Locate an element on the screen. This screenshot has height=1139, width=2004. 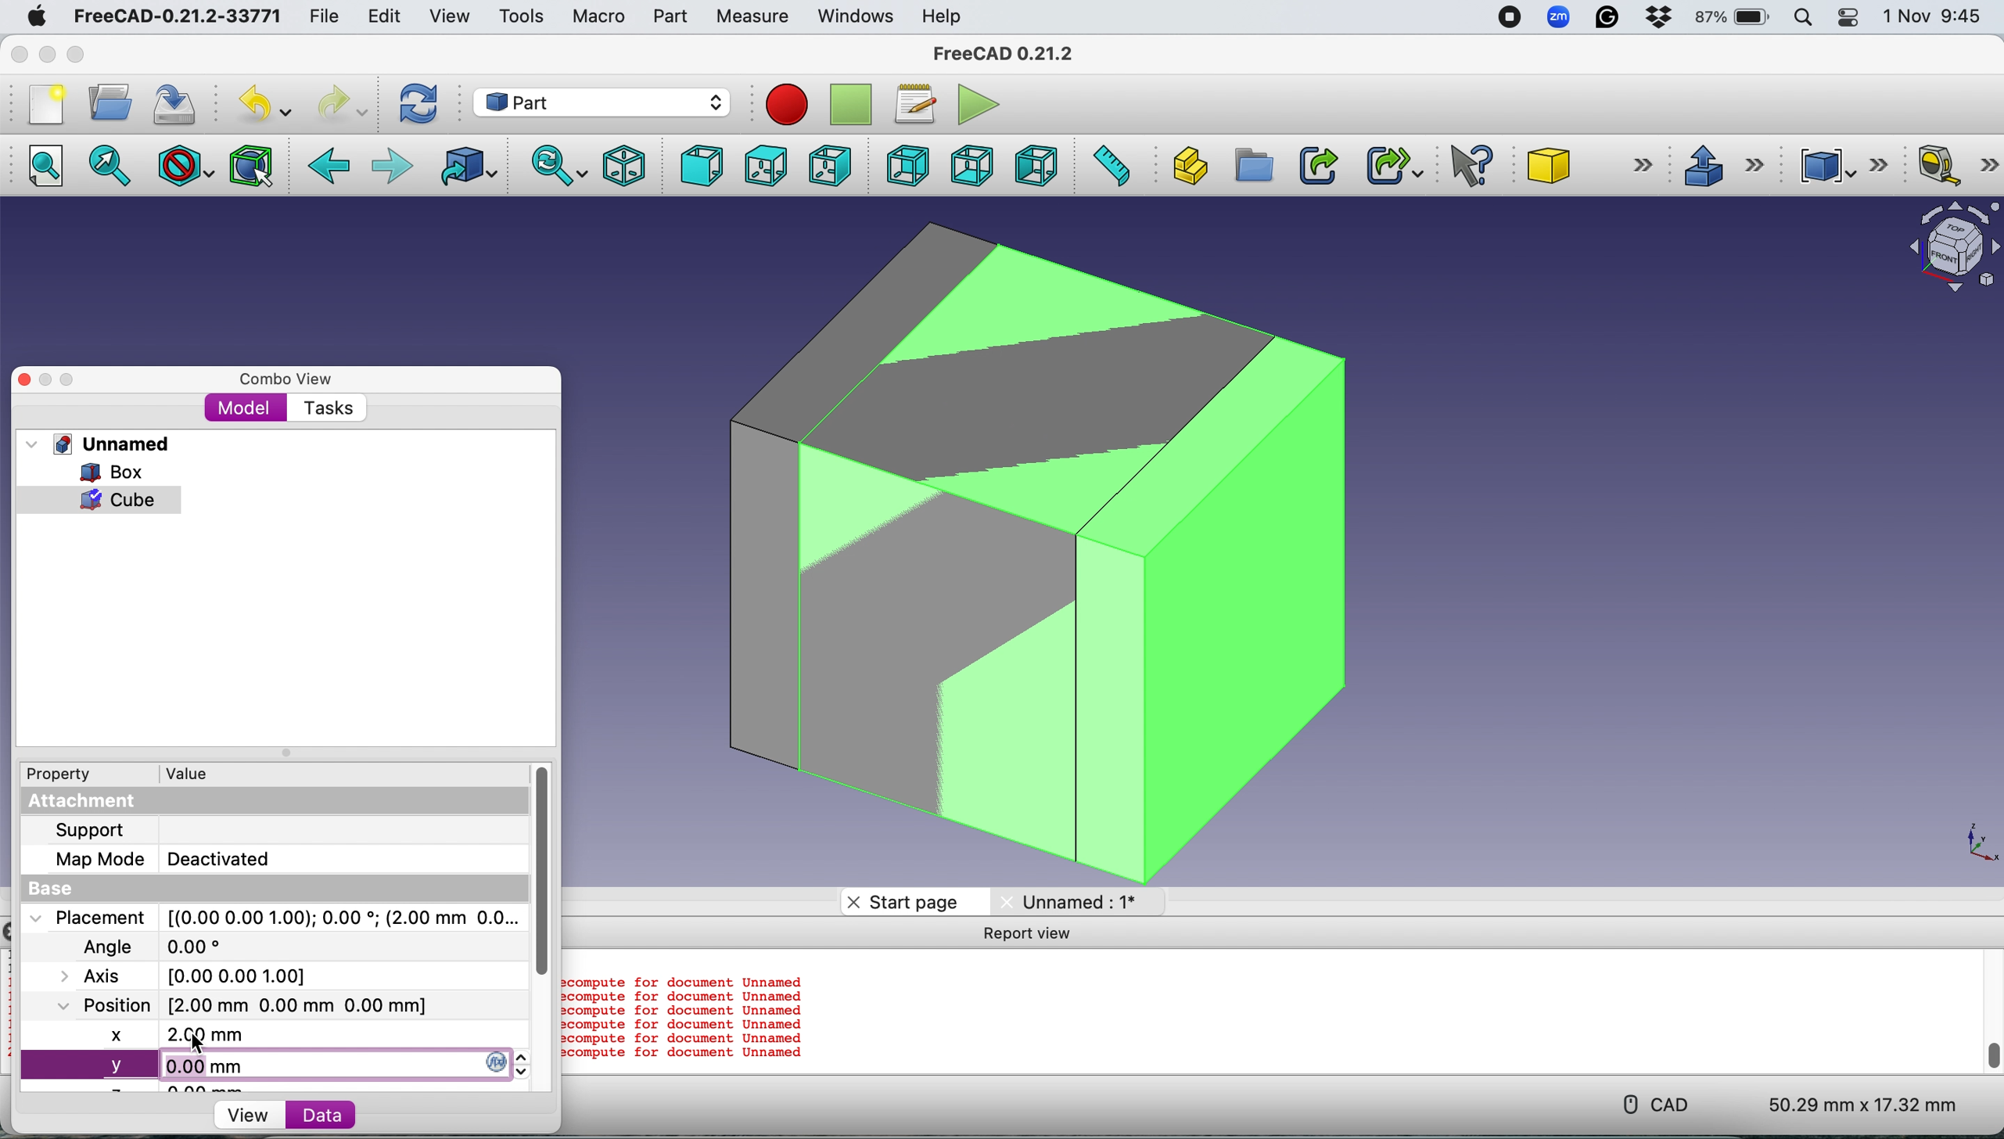
FreeCAD-0.21.2-33771 is located at coordinates (177, 16).